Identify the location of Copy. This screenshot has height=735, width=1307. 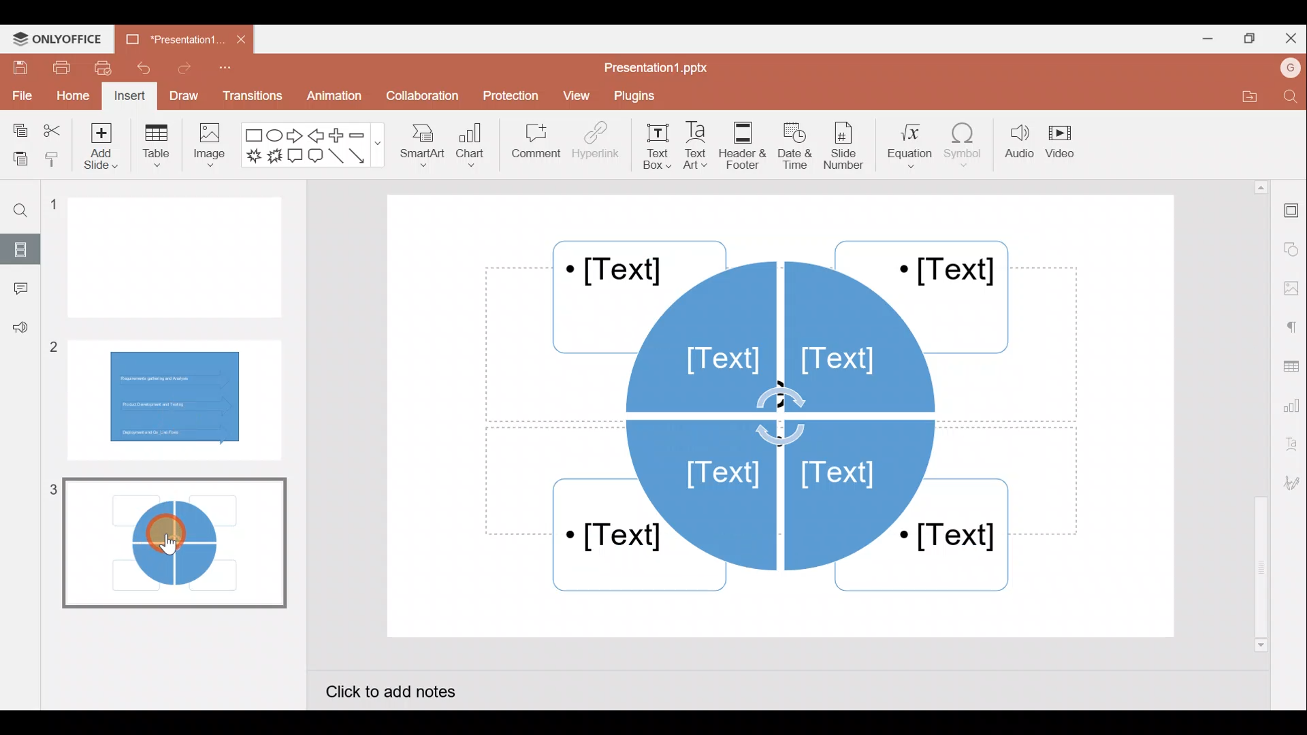
(20, 127).